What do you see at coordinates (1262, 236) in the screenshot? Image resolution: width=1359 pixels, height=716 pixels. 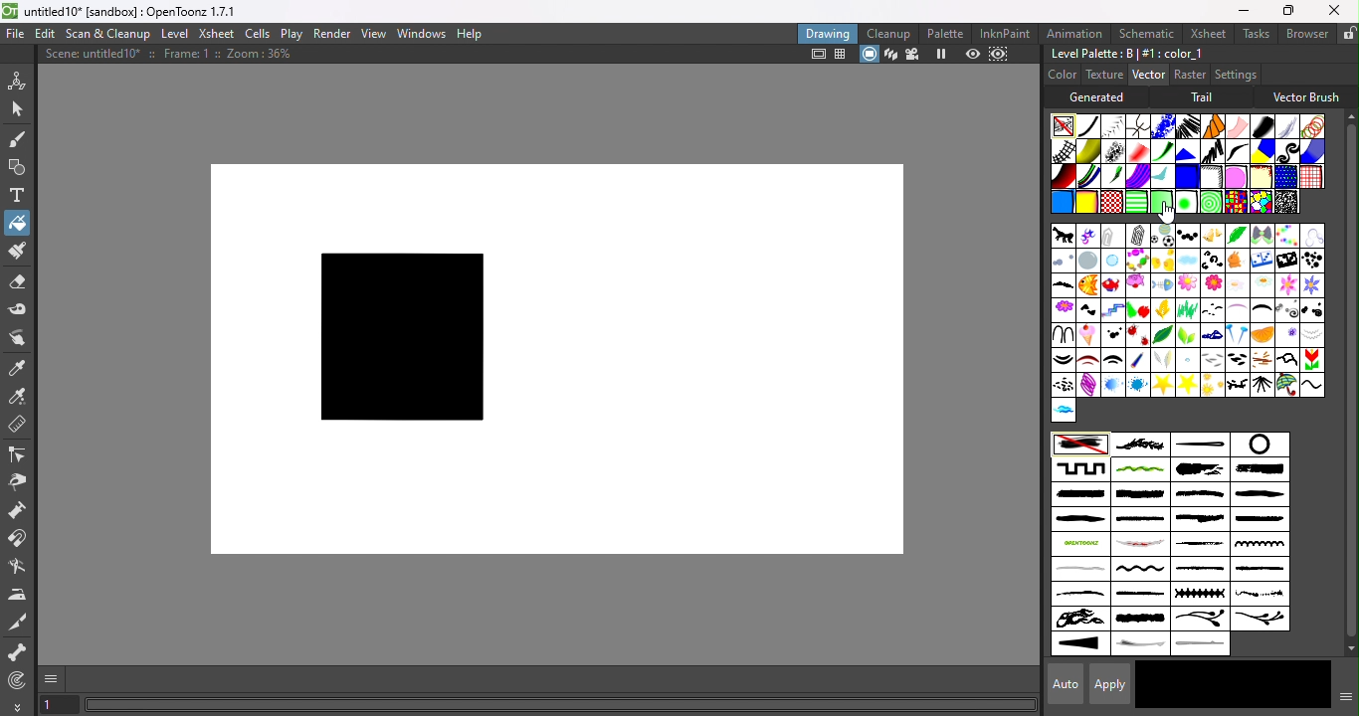 I see `Bow` at bounding box center [1262, 236].